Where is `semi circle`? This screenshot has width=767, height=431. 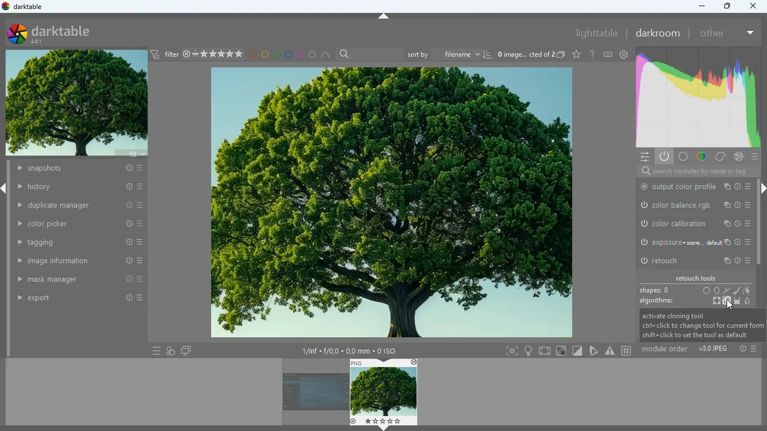
semi circle is located at coordinates (326, 54).